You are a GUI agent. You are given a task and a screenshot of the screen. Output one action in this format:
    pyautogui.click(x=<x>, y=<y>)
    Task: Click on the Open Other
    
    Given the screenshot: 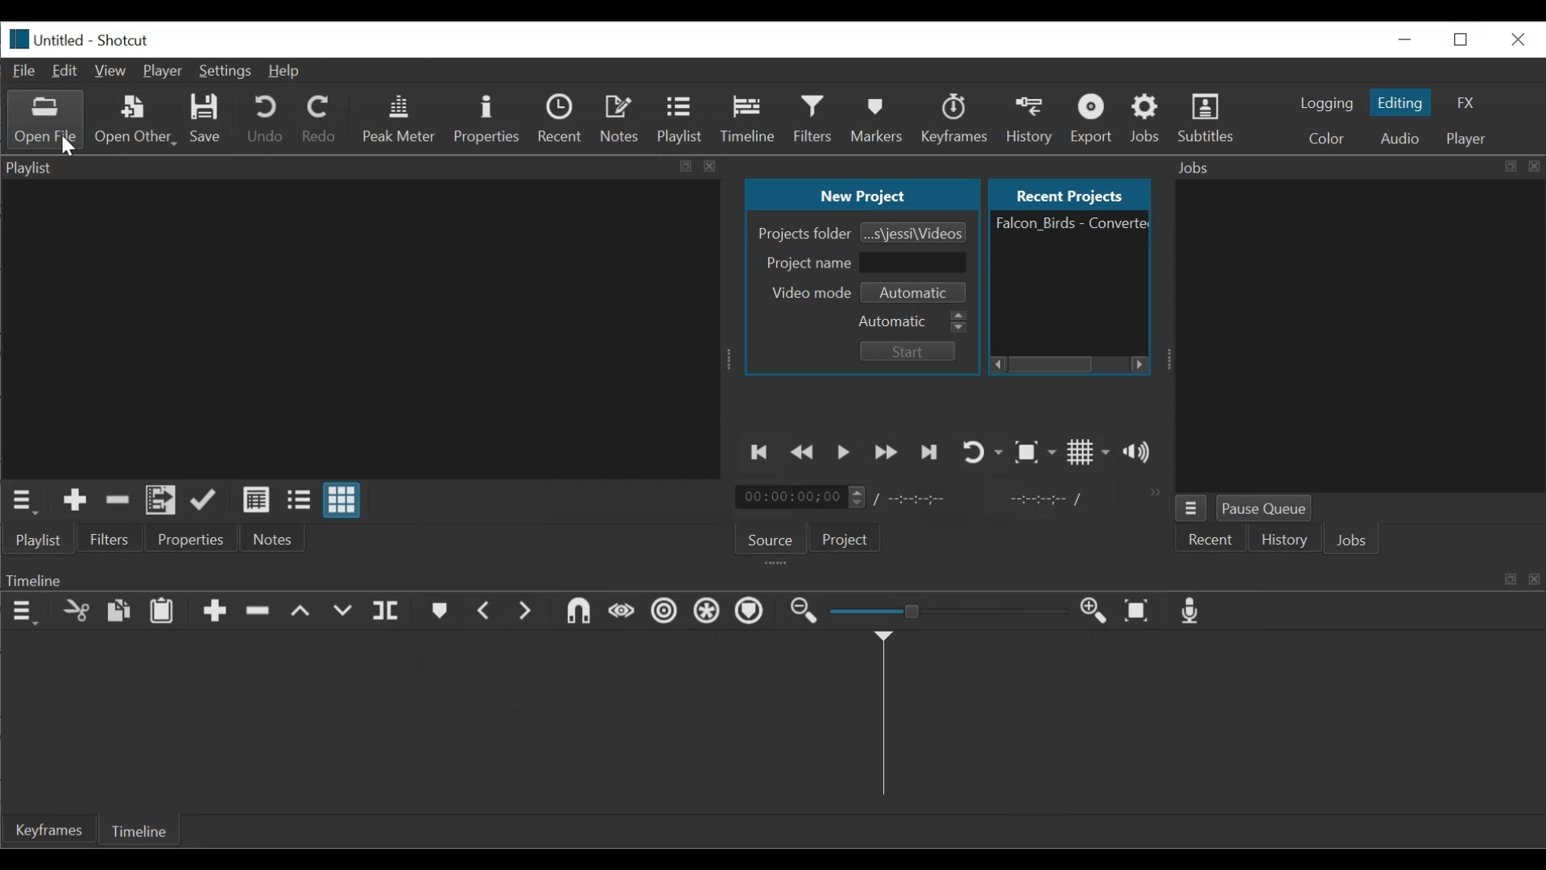 What is the action you would take?
    pyautogui.click(x=133, y=119)
    